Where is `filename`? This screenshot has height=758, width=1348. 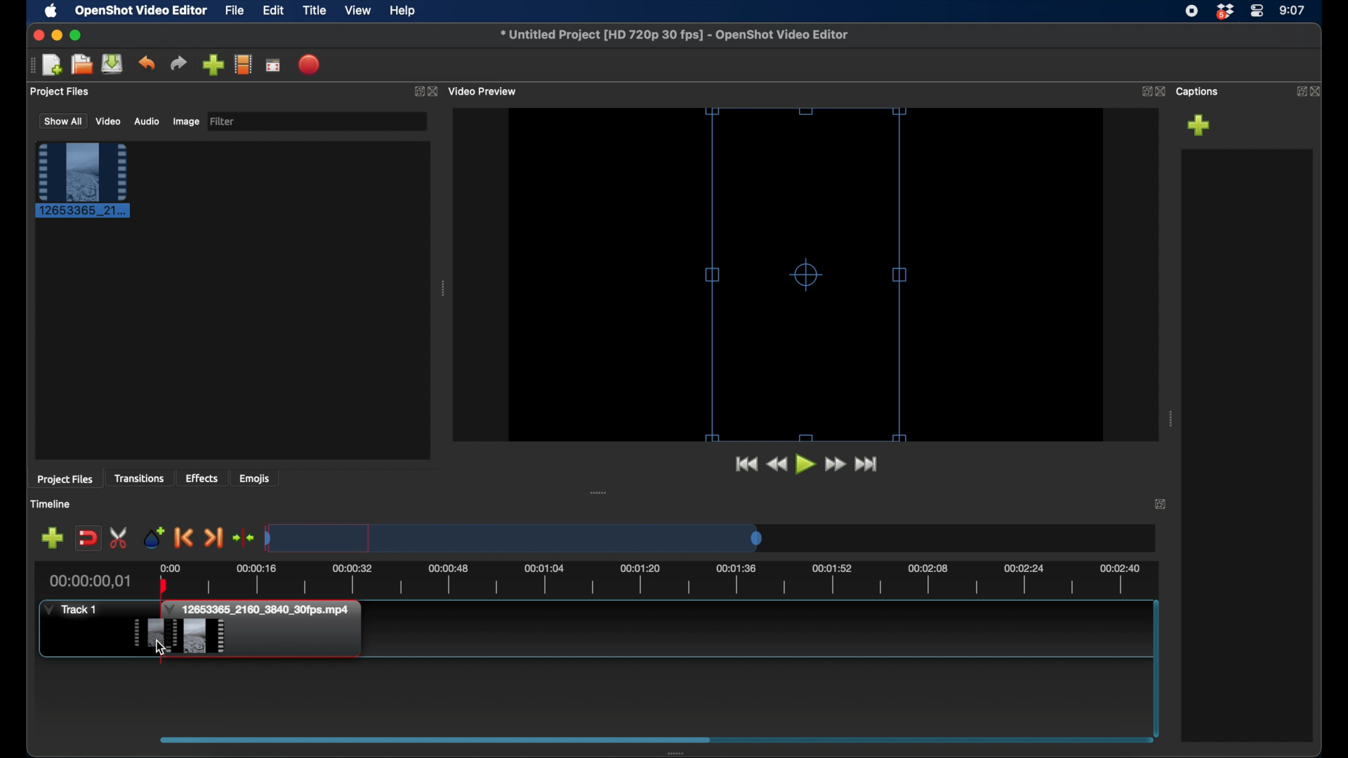 filename is located at coordinates (673, 34).